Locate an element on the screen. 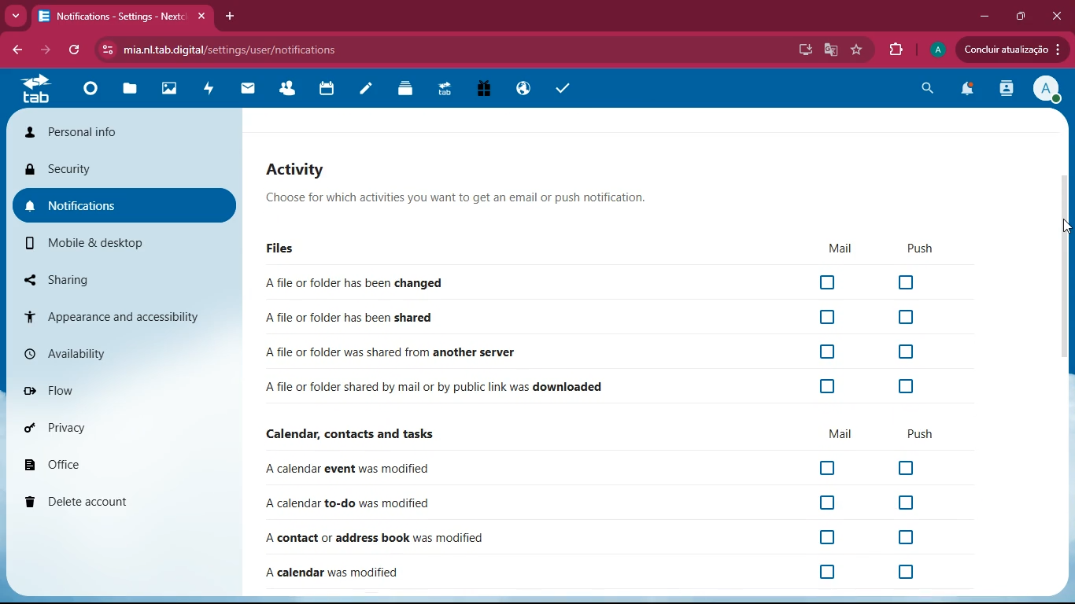 The width and height of the screenshot is (1075, 604). notifications is located at coordinates (126, 203).